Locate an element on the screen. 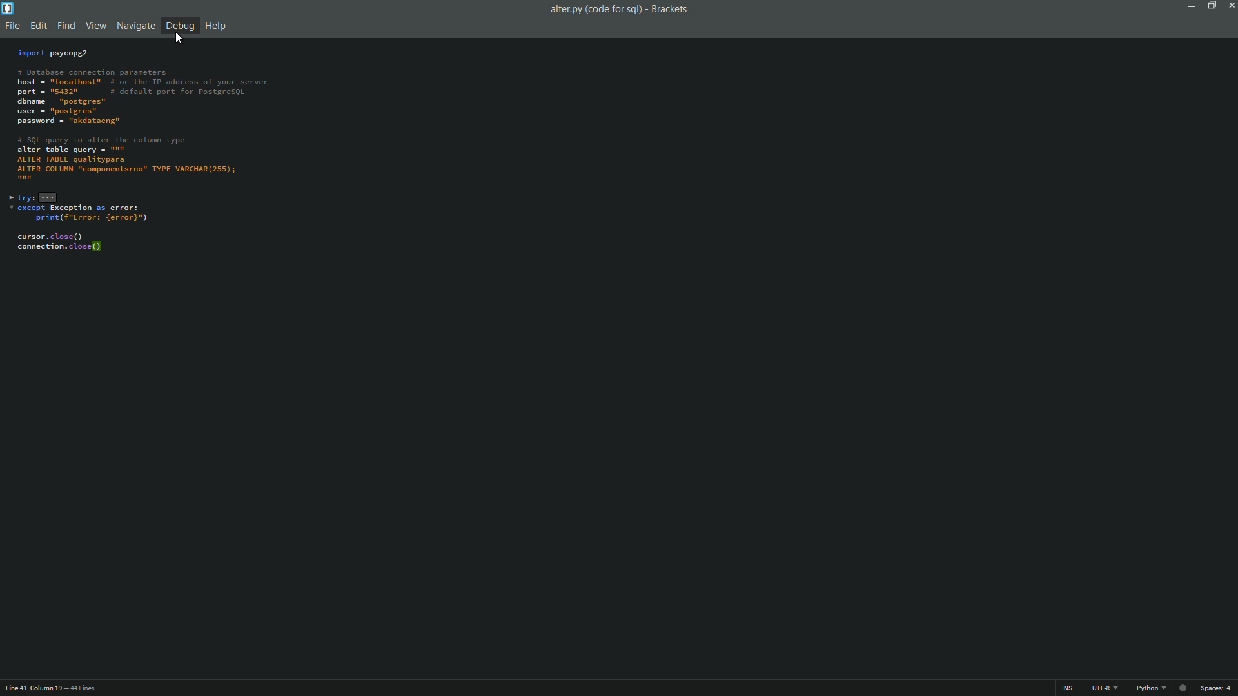 The image size is (1238, 696). Close app is located at coordinates (1230, 5).